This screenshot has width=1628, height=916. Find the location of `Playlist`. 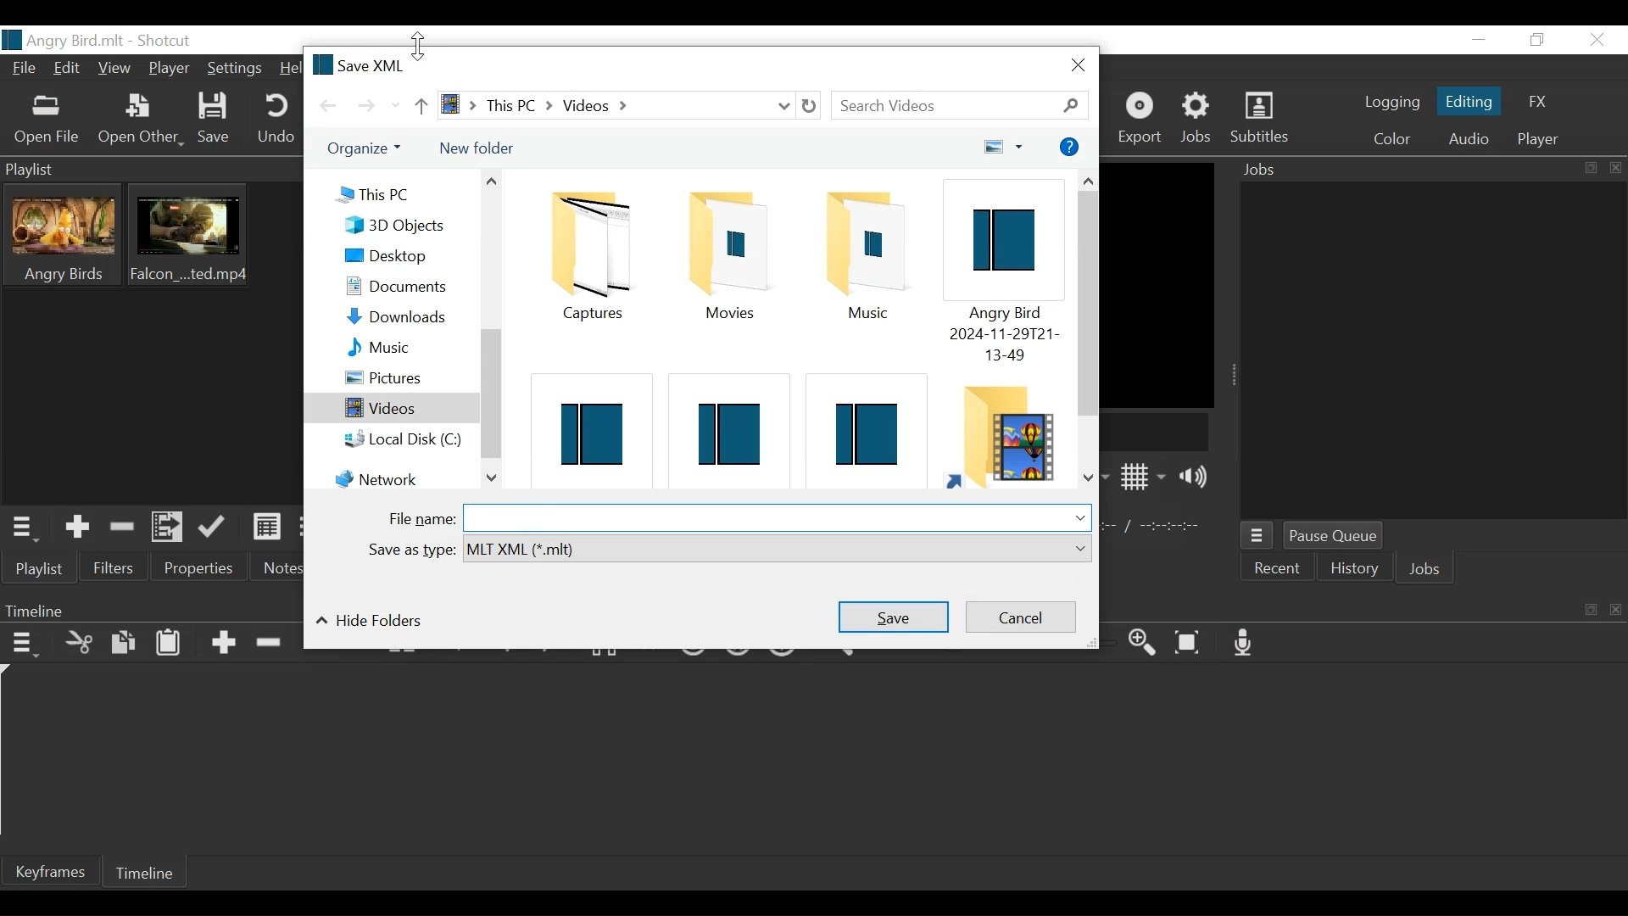

Playlist is located at coordinates (42, 571).